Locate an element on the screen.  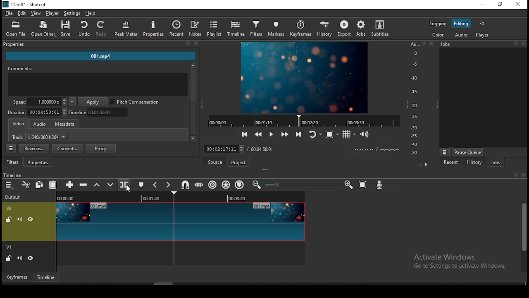
split at playhead is located at coordinates (125, 185).